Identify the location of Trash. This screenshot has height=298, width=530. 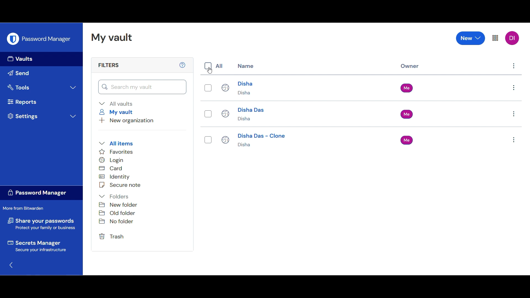
(113, 237).